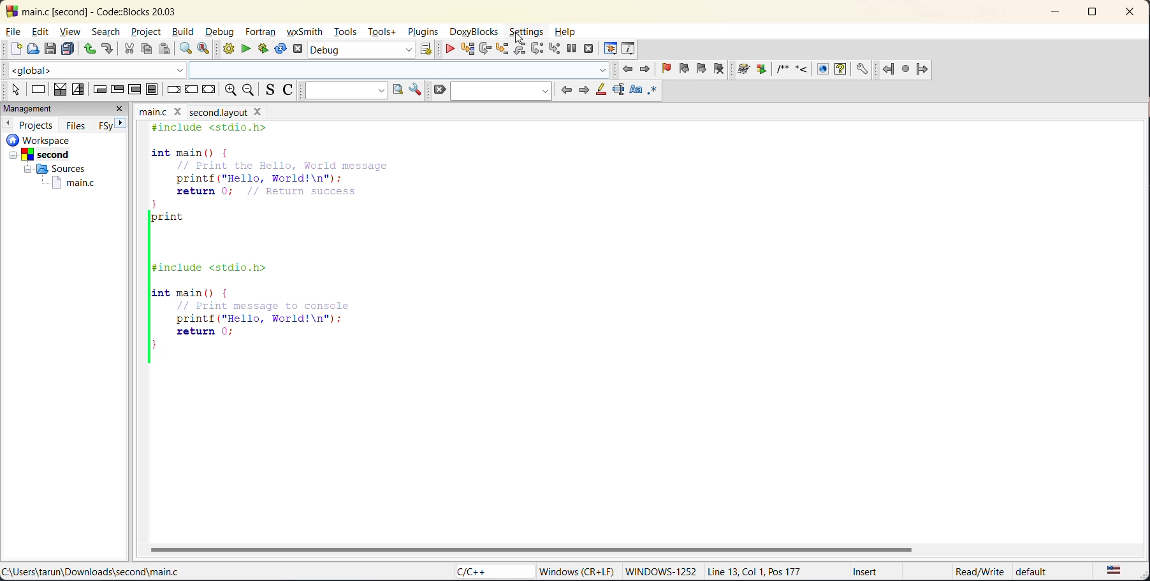  What do you see at coordinates (69, 48) in the screenshot?
I see `save everything` at bounding box center [69, 48].